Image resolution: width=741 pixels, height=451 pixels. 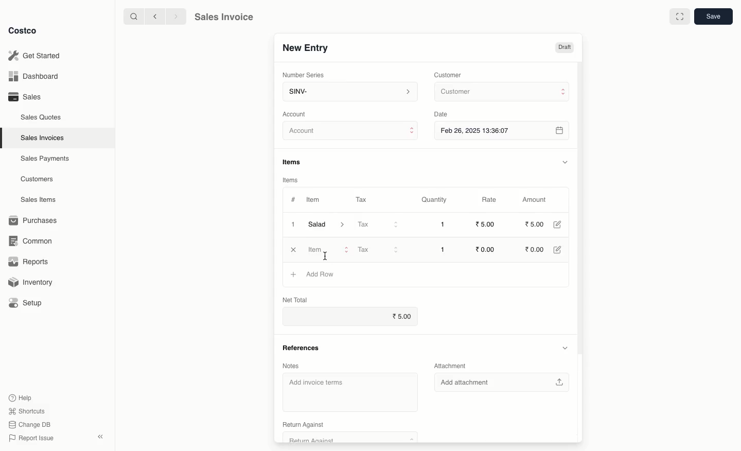 What do you see at coordinates (29, 303) in the screenshot?
I see `Setup` at bounding box center [29, 303].